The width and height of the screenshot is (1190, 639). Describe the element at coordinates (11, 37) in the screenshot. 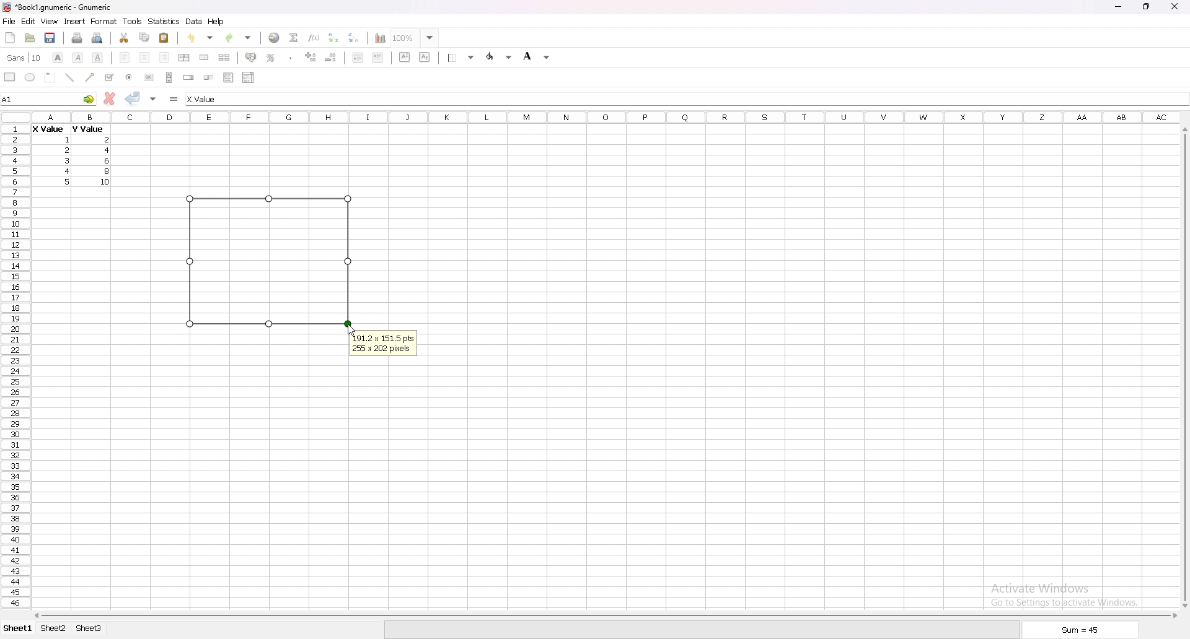

I see `new` at that location.